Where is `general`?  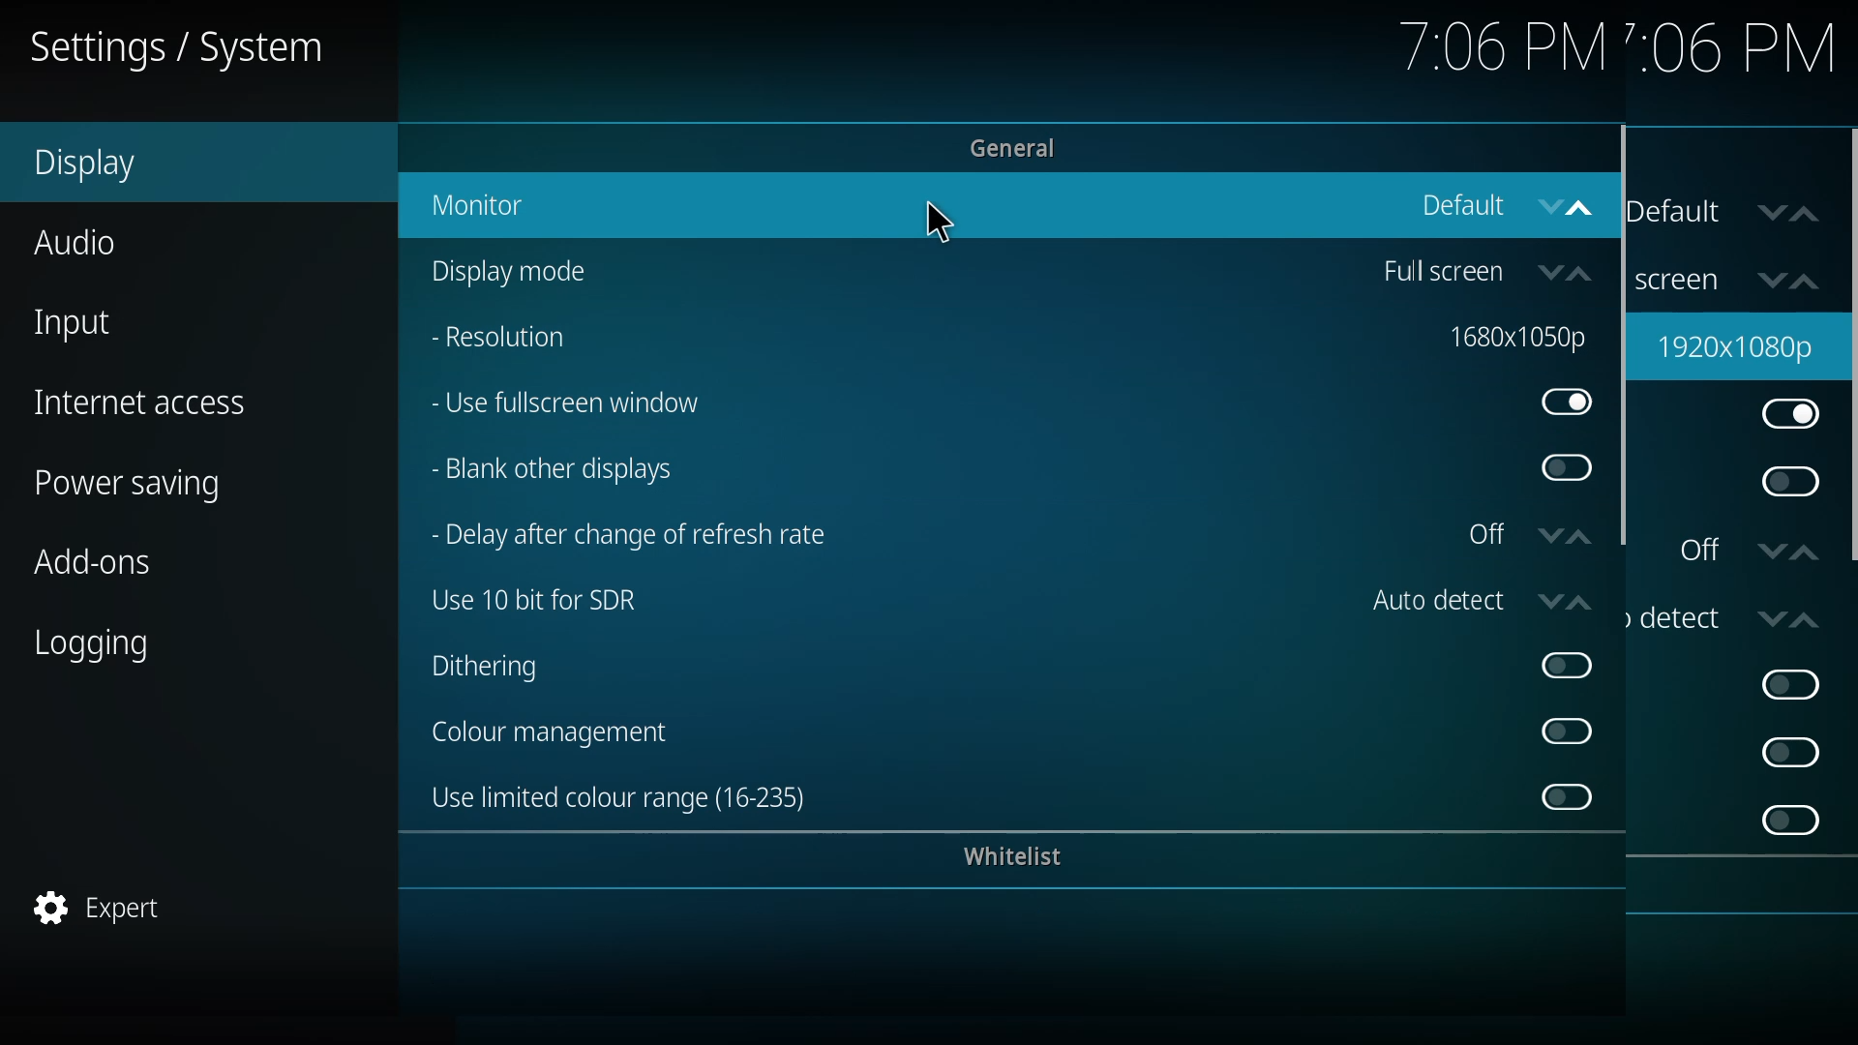
general is located at coordinates (1005, 150).